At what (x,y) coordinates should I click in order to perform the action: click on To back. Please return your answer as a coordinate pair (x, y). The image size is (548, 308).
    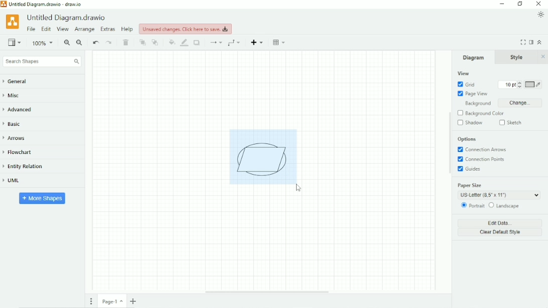
    Looking at the image, I should click on (156, 42).